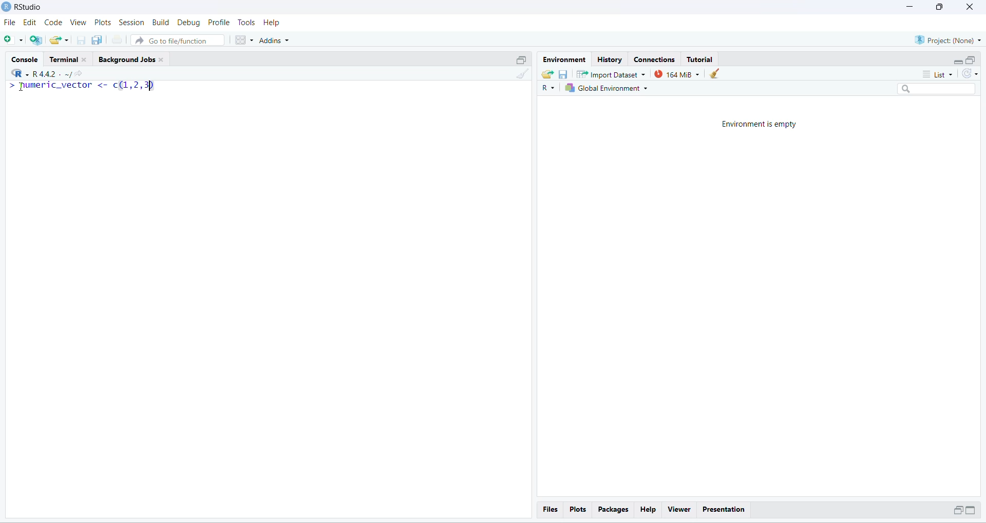 This screenshot has height=523, width=986. I want to click on File, so click(10, 23).